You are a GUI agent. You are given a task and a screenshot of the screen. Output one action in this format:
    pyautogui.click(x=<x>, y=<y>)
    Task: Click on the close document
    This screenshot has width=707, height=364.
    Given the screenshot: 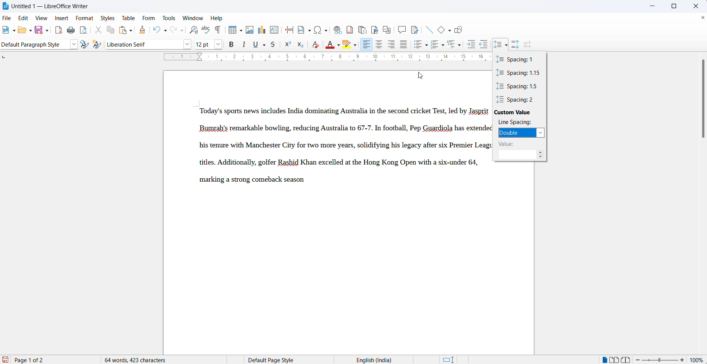 What is the action you would take?
    pyautogui.click(x=703, y=18)
    